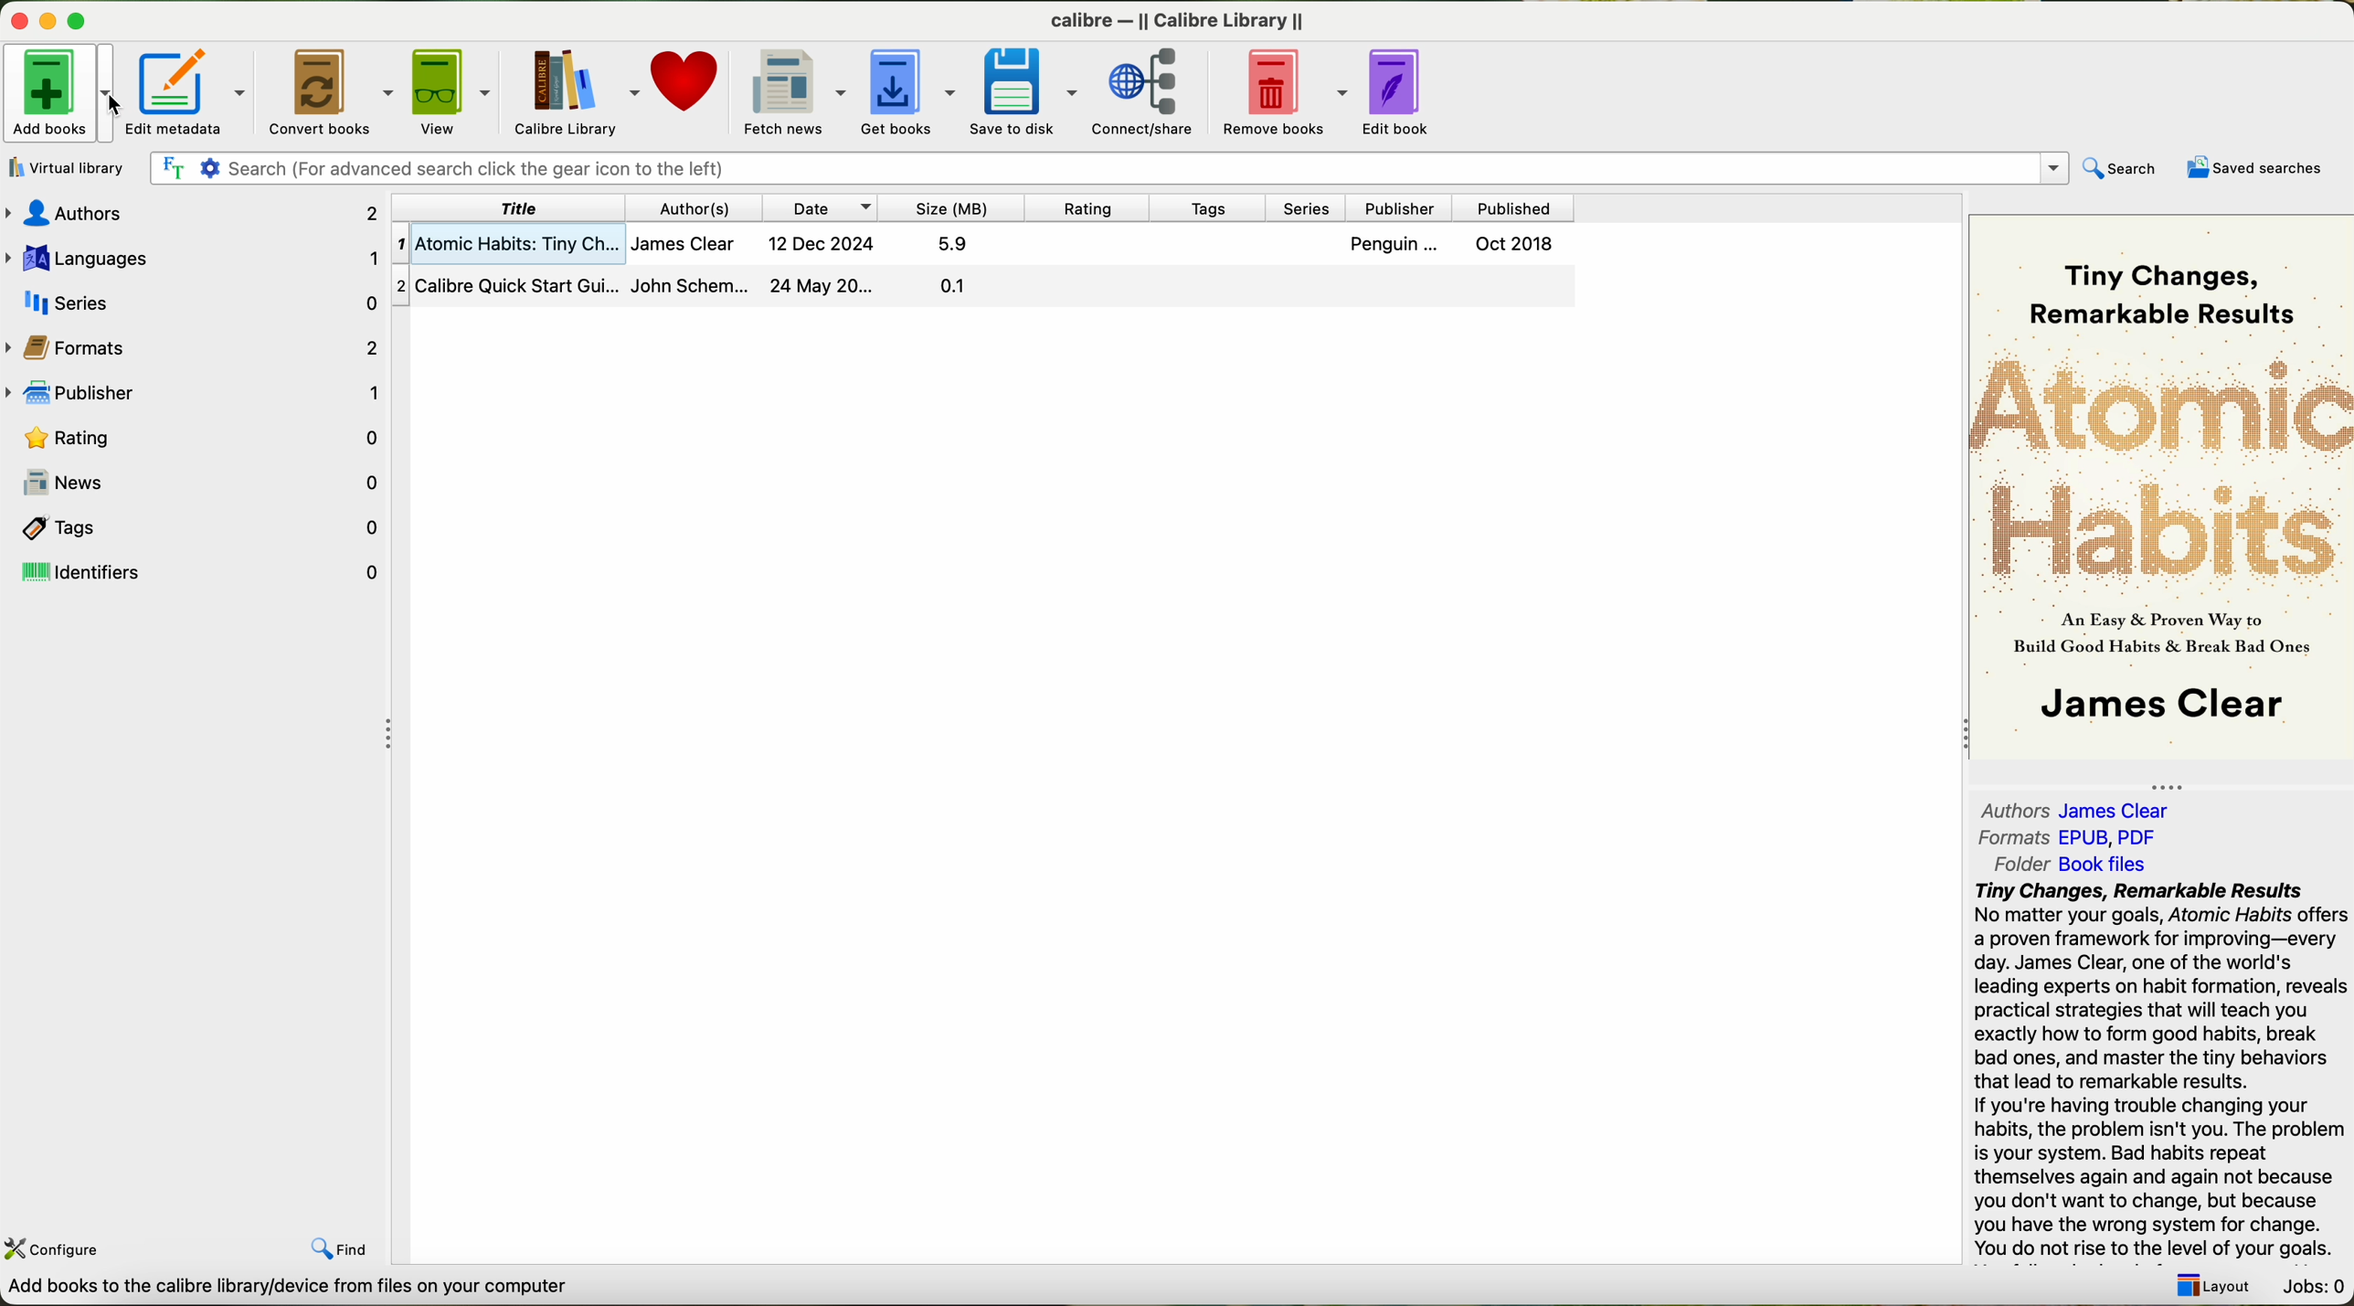 The image size is (2354, 1306). Describe the element at coordinates (191, 302) in the screenshot. I see `series` at that location.